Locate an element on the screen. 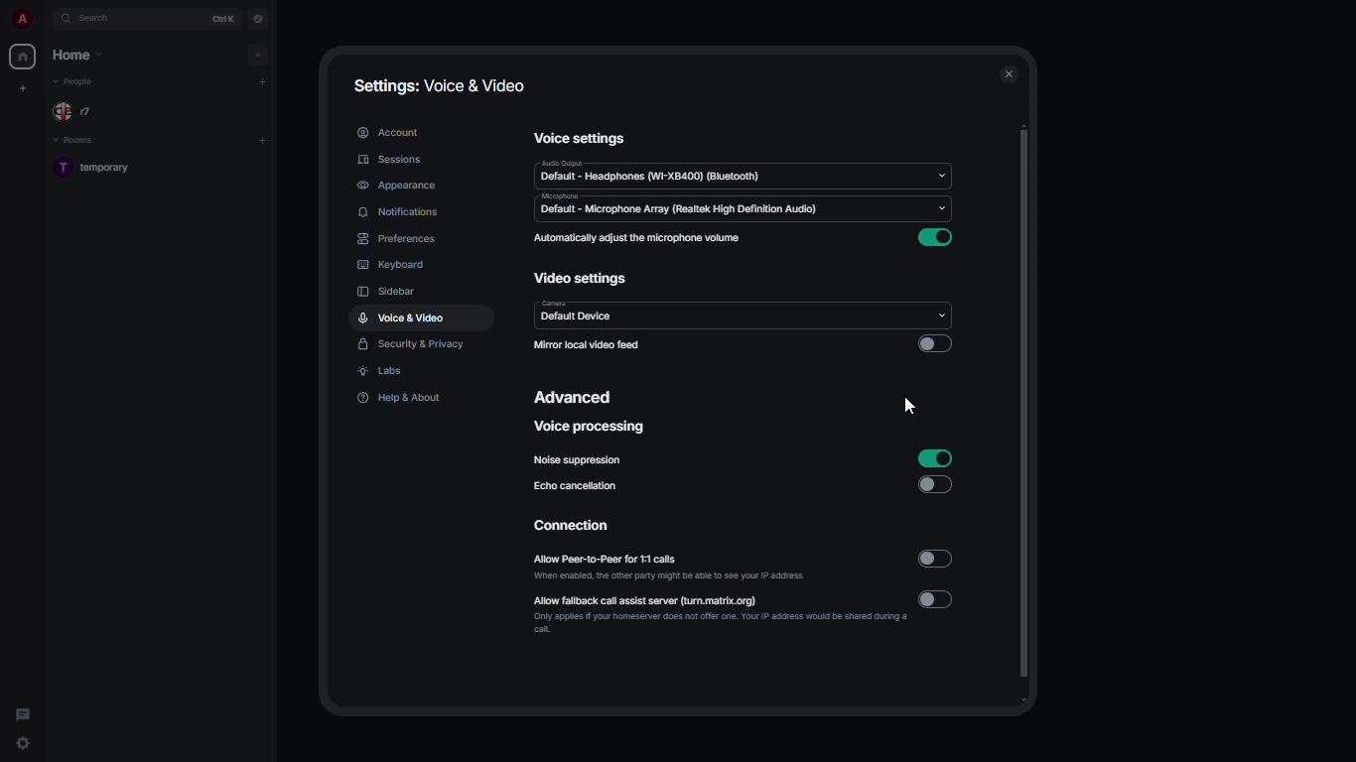  help & about is located at coordinates (399, 397).